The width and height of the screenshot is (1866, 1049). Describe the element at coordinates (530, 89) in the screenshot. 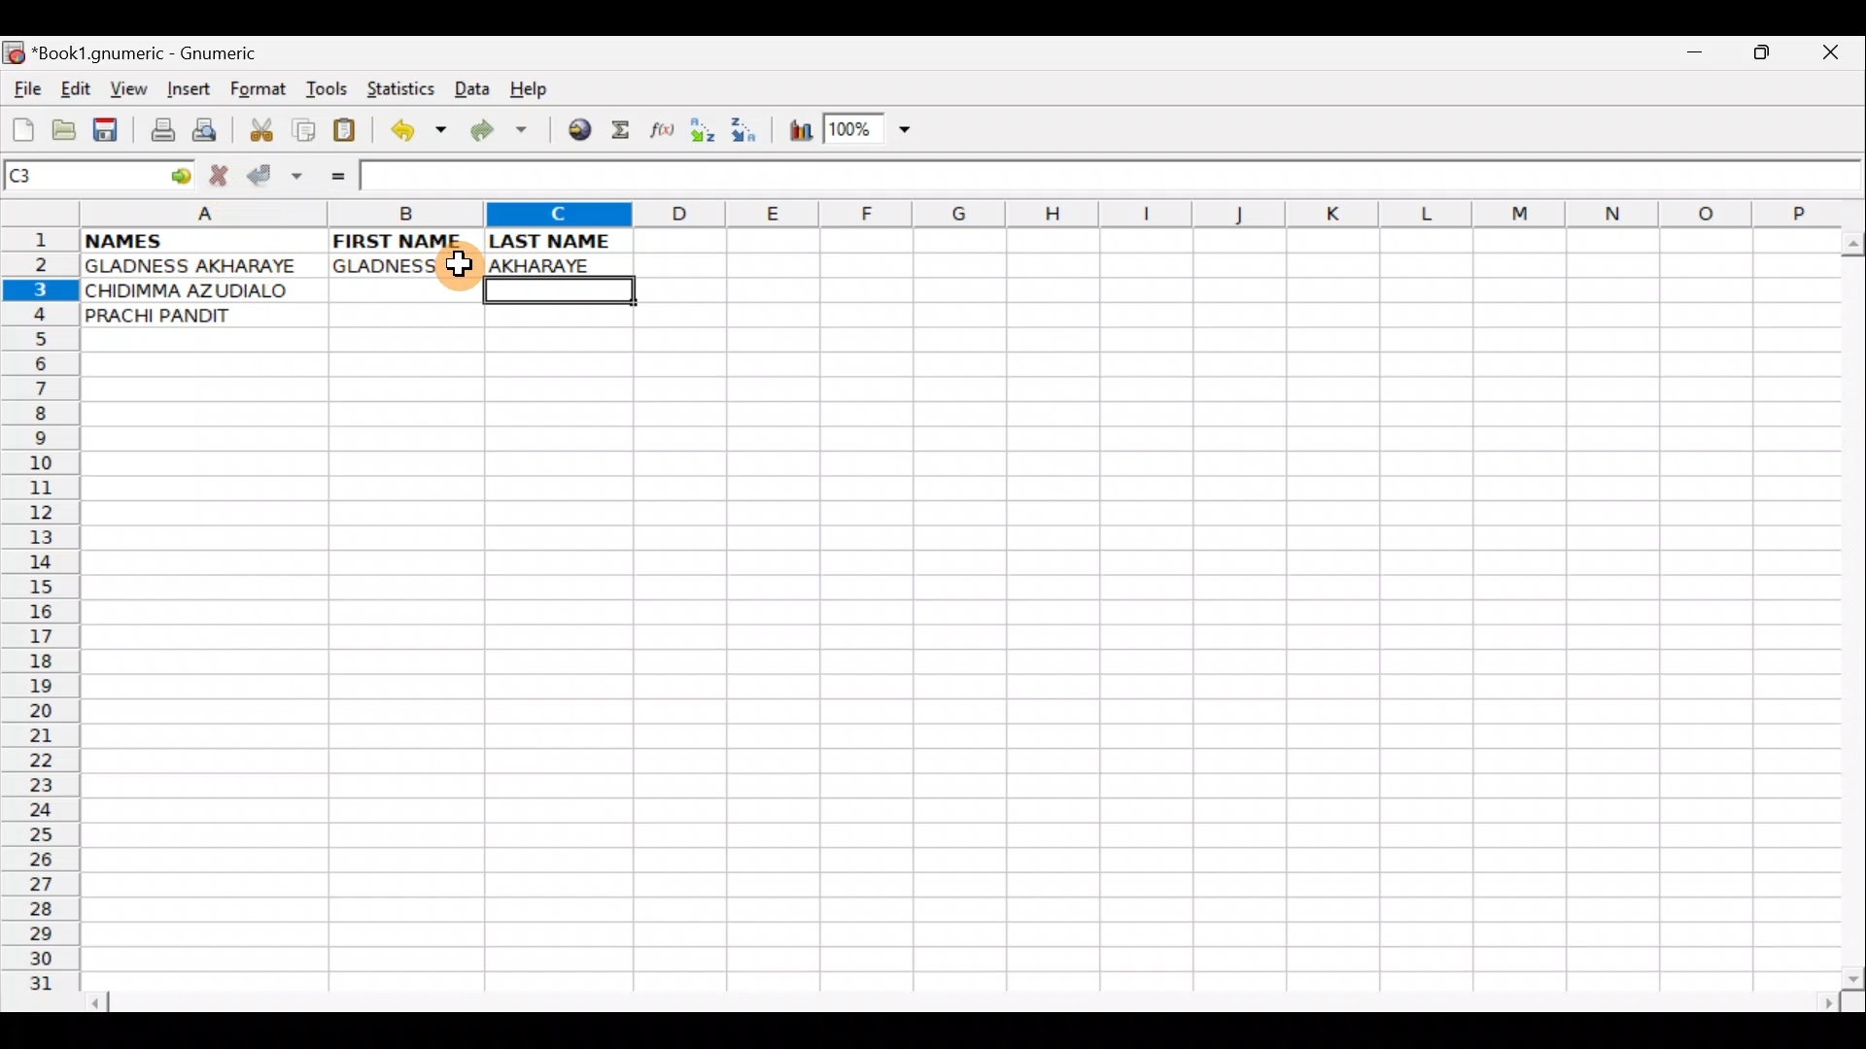

I see `Help` at that location.